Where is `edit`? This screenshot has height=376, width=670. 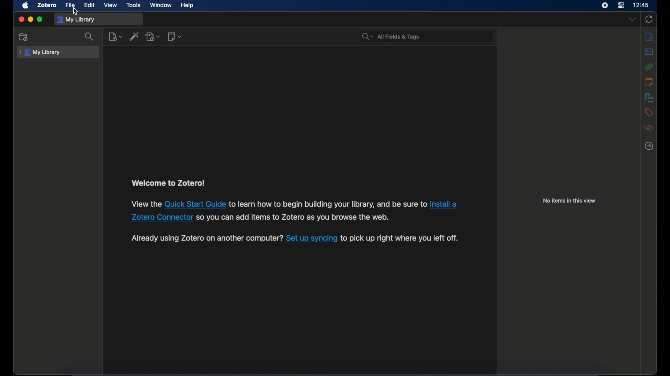
edit is located at coordinates (90, 5).